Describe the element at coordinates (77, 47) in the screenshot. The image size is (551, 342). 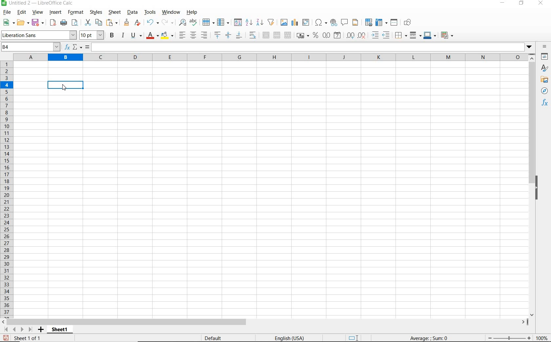
I see `select function` at that location.